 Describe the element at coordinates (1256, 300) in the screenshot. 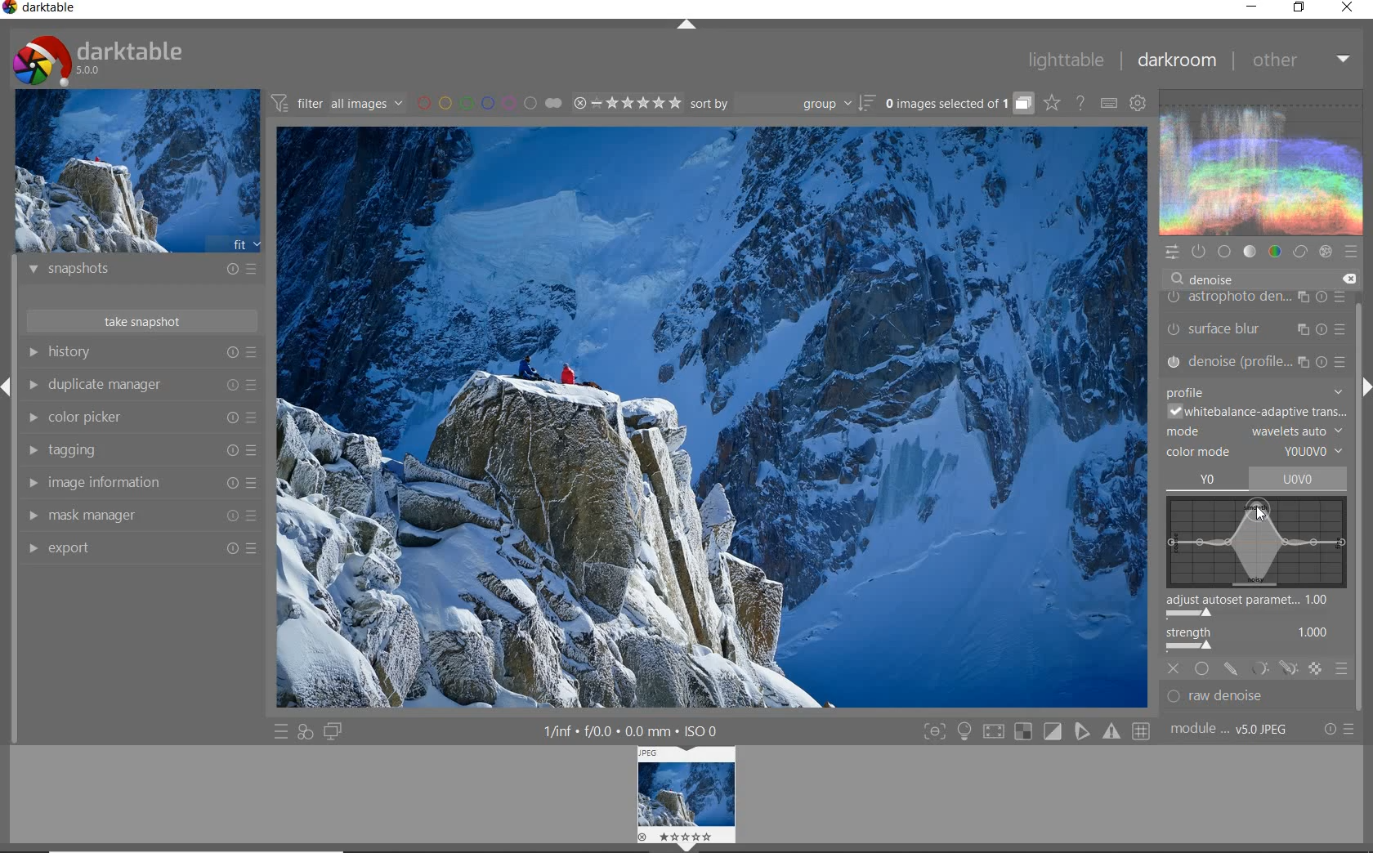

I see `astrophoto density` at that location.